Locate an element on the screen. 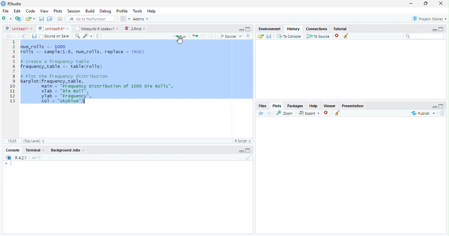  Code is located at coordinates (31, 10).